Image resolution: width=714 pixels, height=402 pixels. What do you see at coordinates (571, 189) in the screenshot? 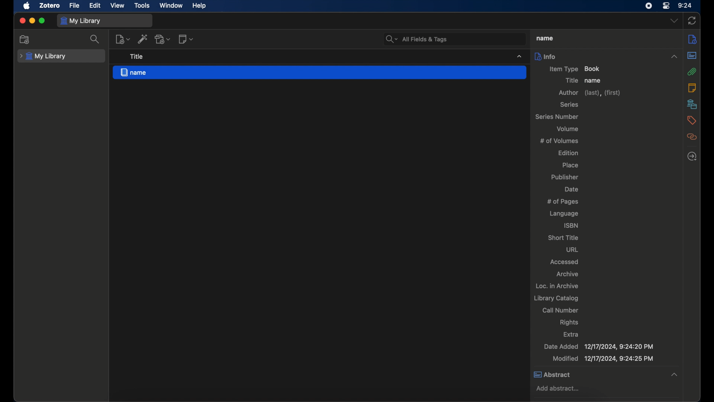
I see `date` at bounding box center [571, 189].